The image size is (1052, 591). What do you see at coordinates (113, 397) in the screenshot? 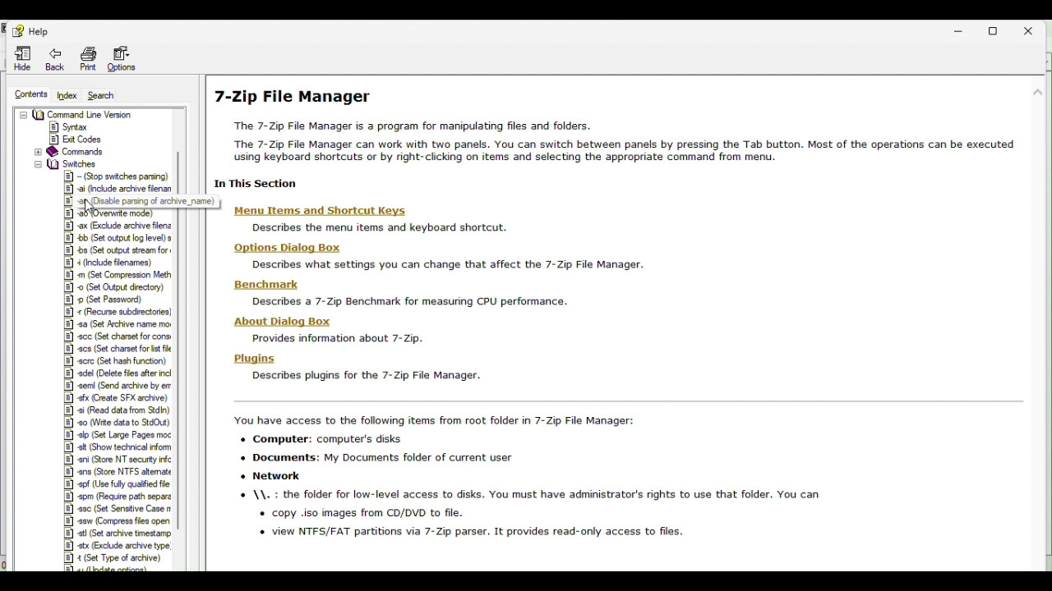
I see `1B) +fx Create SFX archive)` at bounding box center [113, 397].